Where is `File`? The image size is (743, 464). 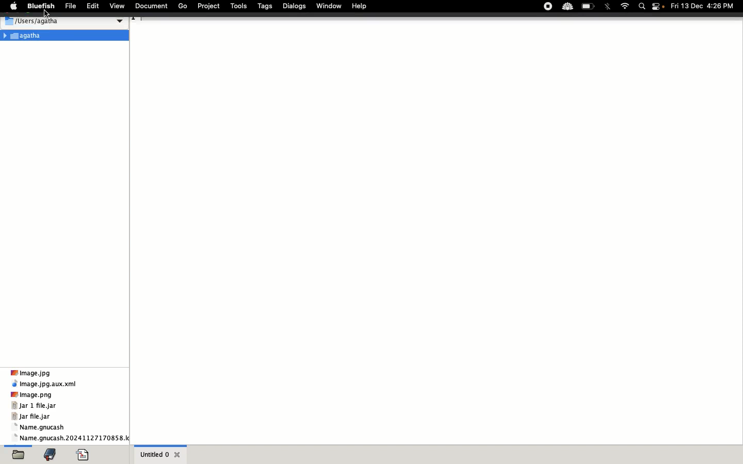
File is located at coordinates (70, 7).